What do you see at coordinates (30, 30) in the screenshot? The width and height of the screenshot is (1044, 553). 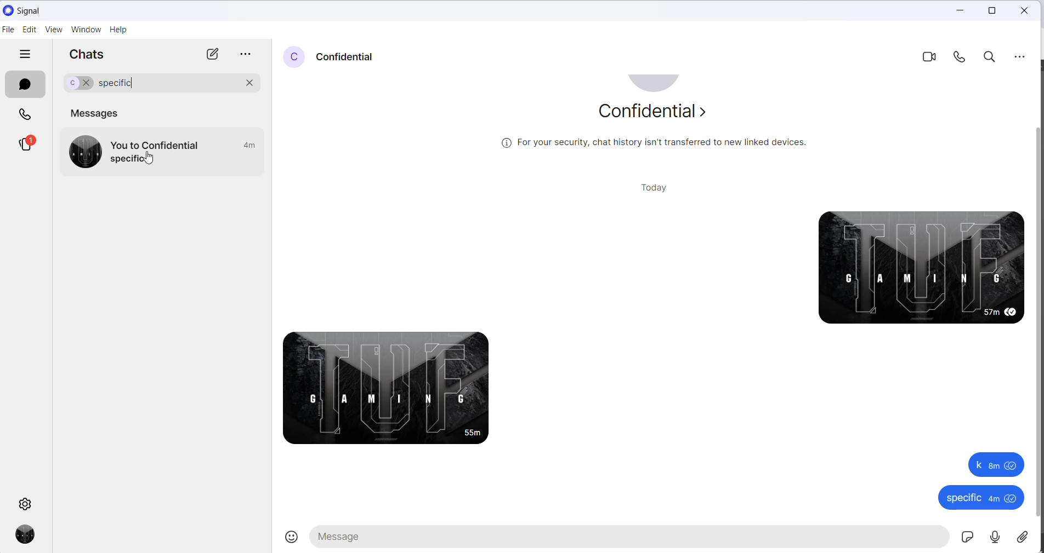 I see `edit` at bounding box center [30, 30].